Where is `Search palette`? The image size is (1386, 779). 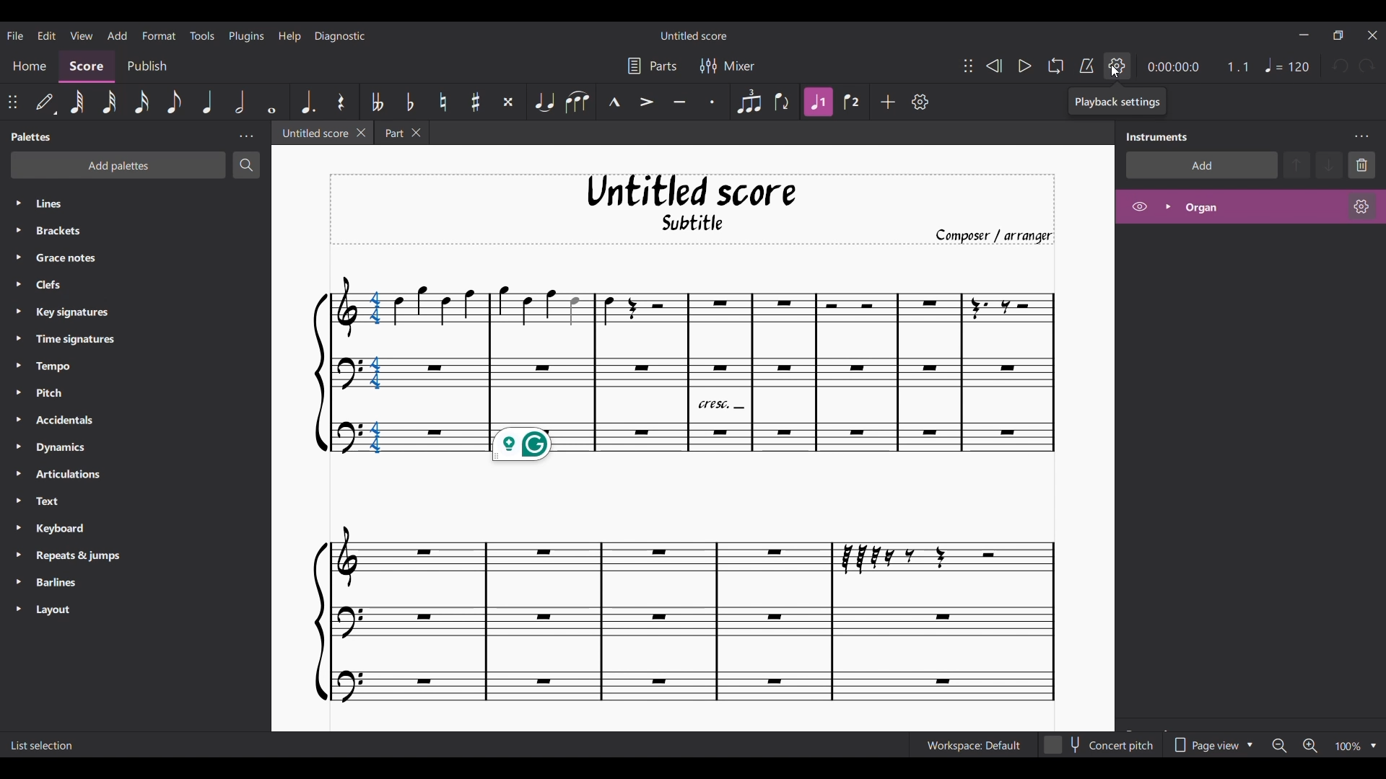
Search palette is located at coordinates (246, 164).